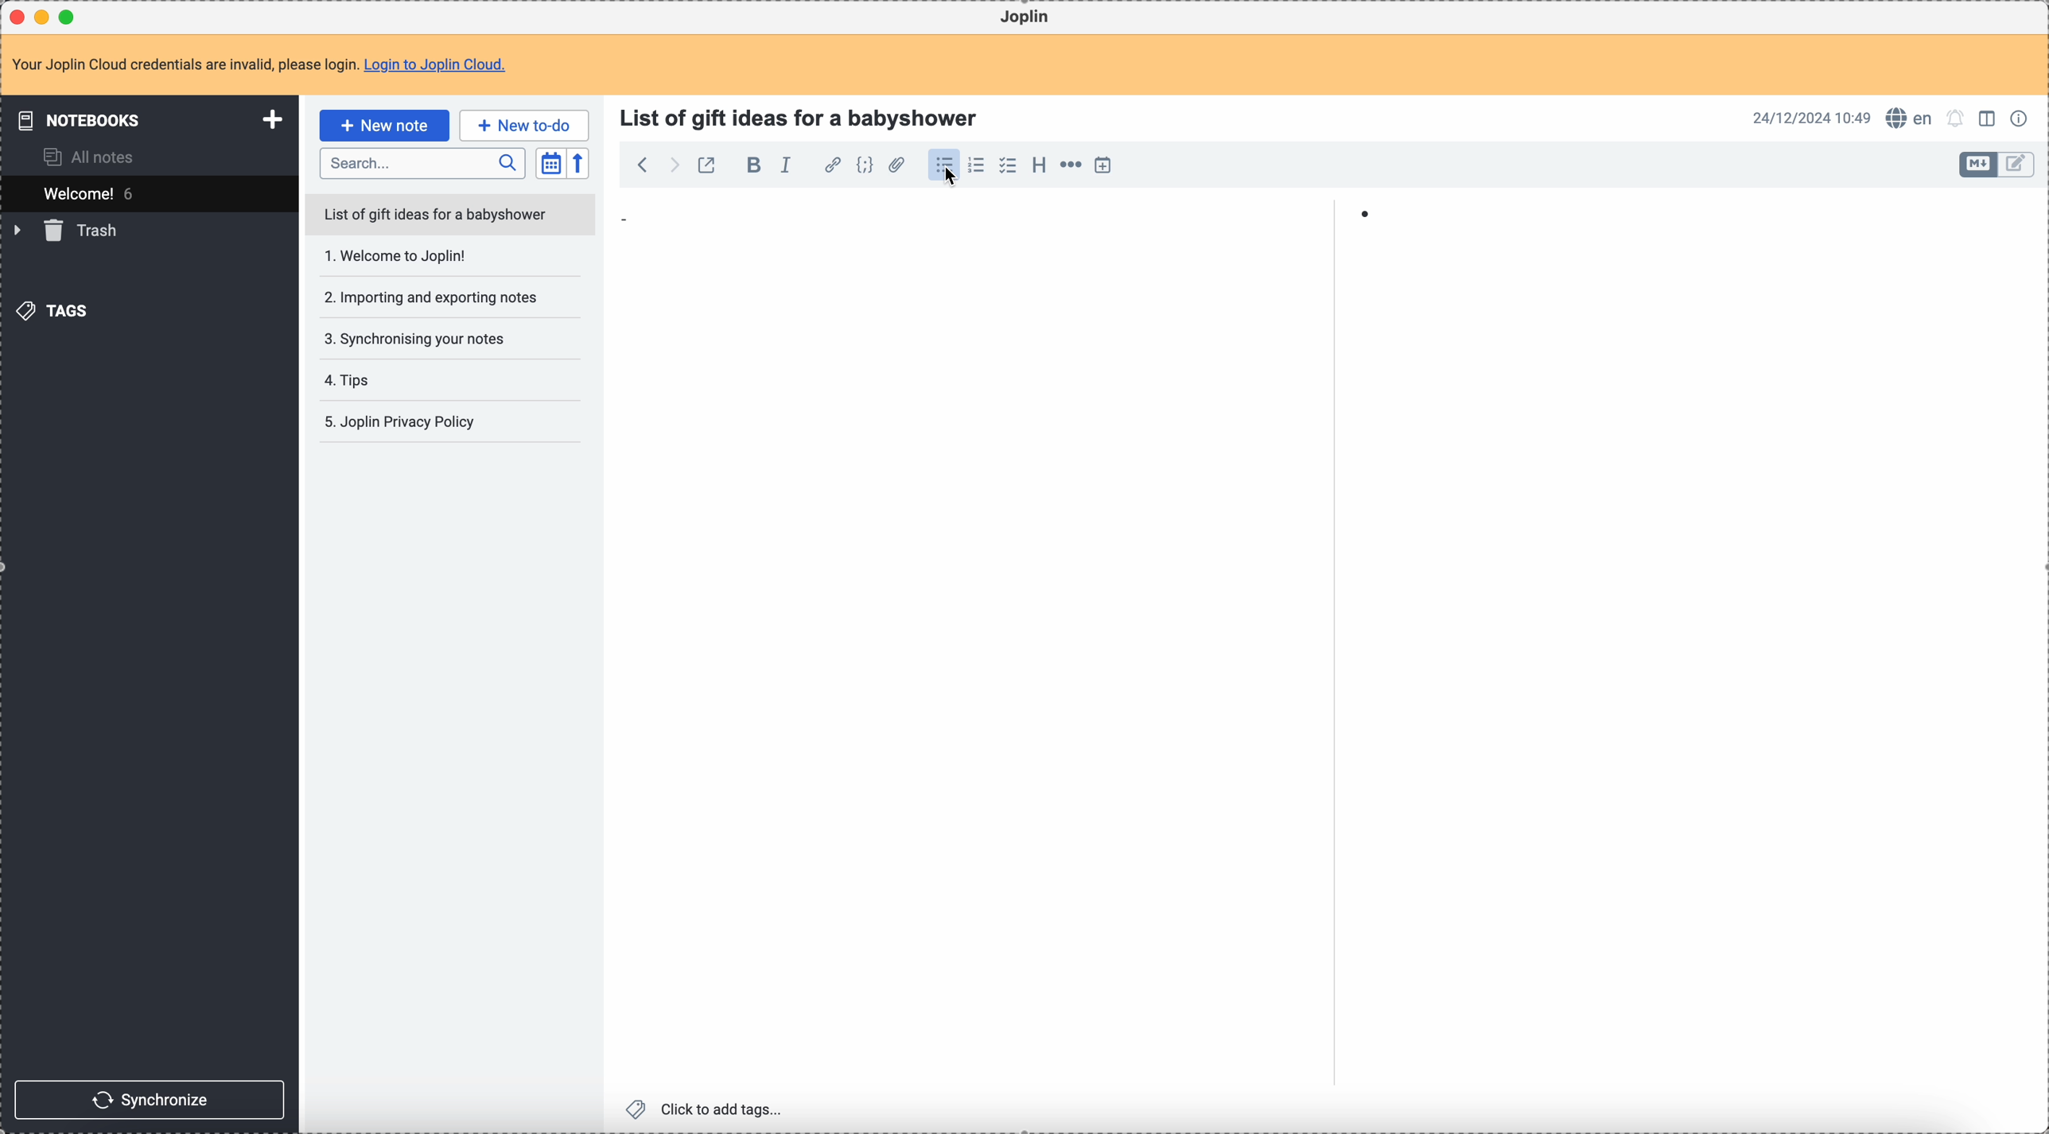 Image resolution: width=2049 pixels, height=1134 pixels. Describe the element at coordinates (143, 121) in the screenshot. I see `notebooks` at that location.